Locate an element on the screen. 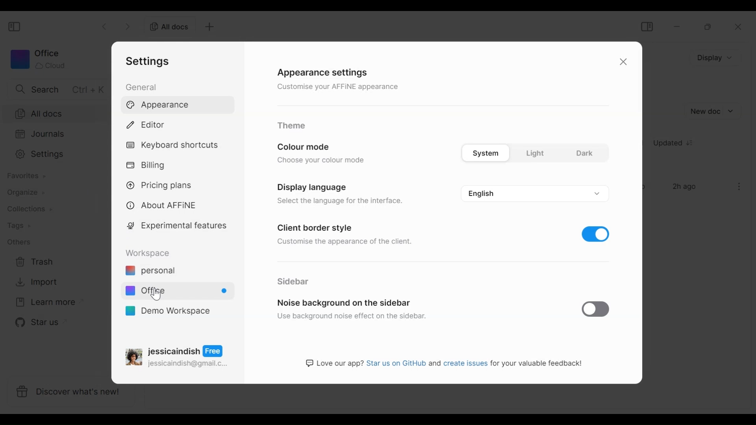  Noise background in the sidebar is located at coordinates (346, 300).